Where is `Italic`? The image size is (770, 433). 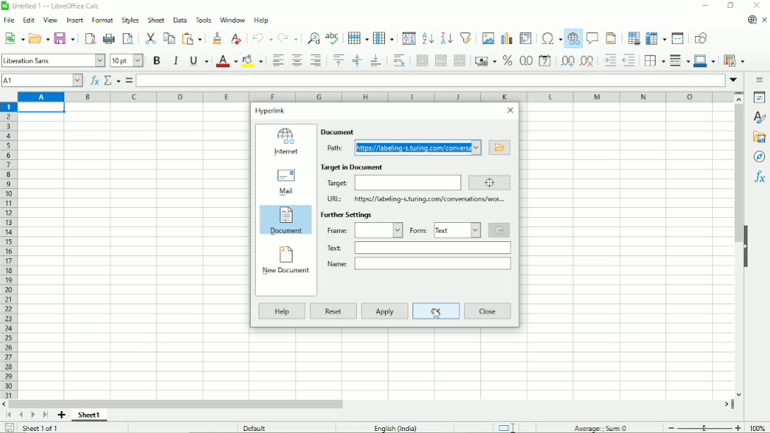
Italic is located at coordinates (176, 61).